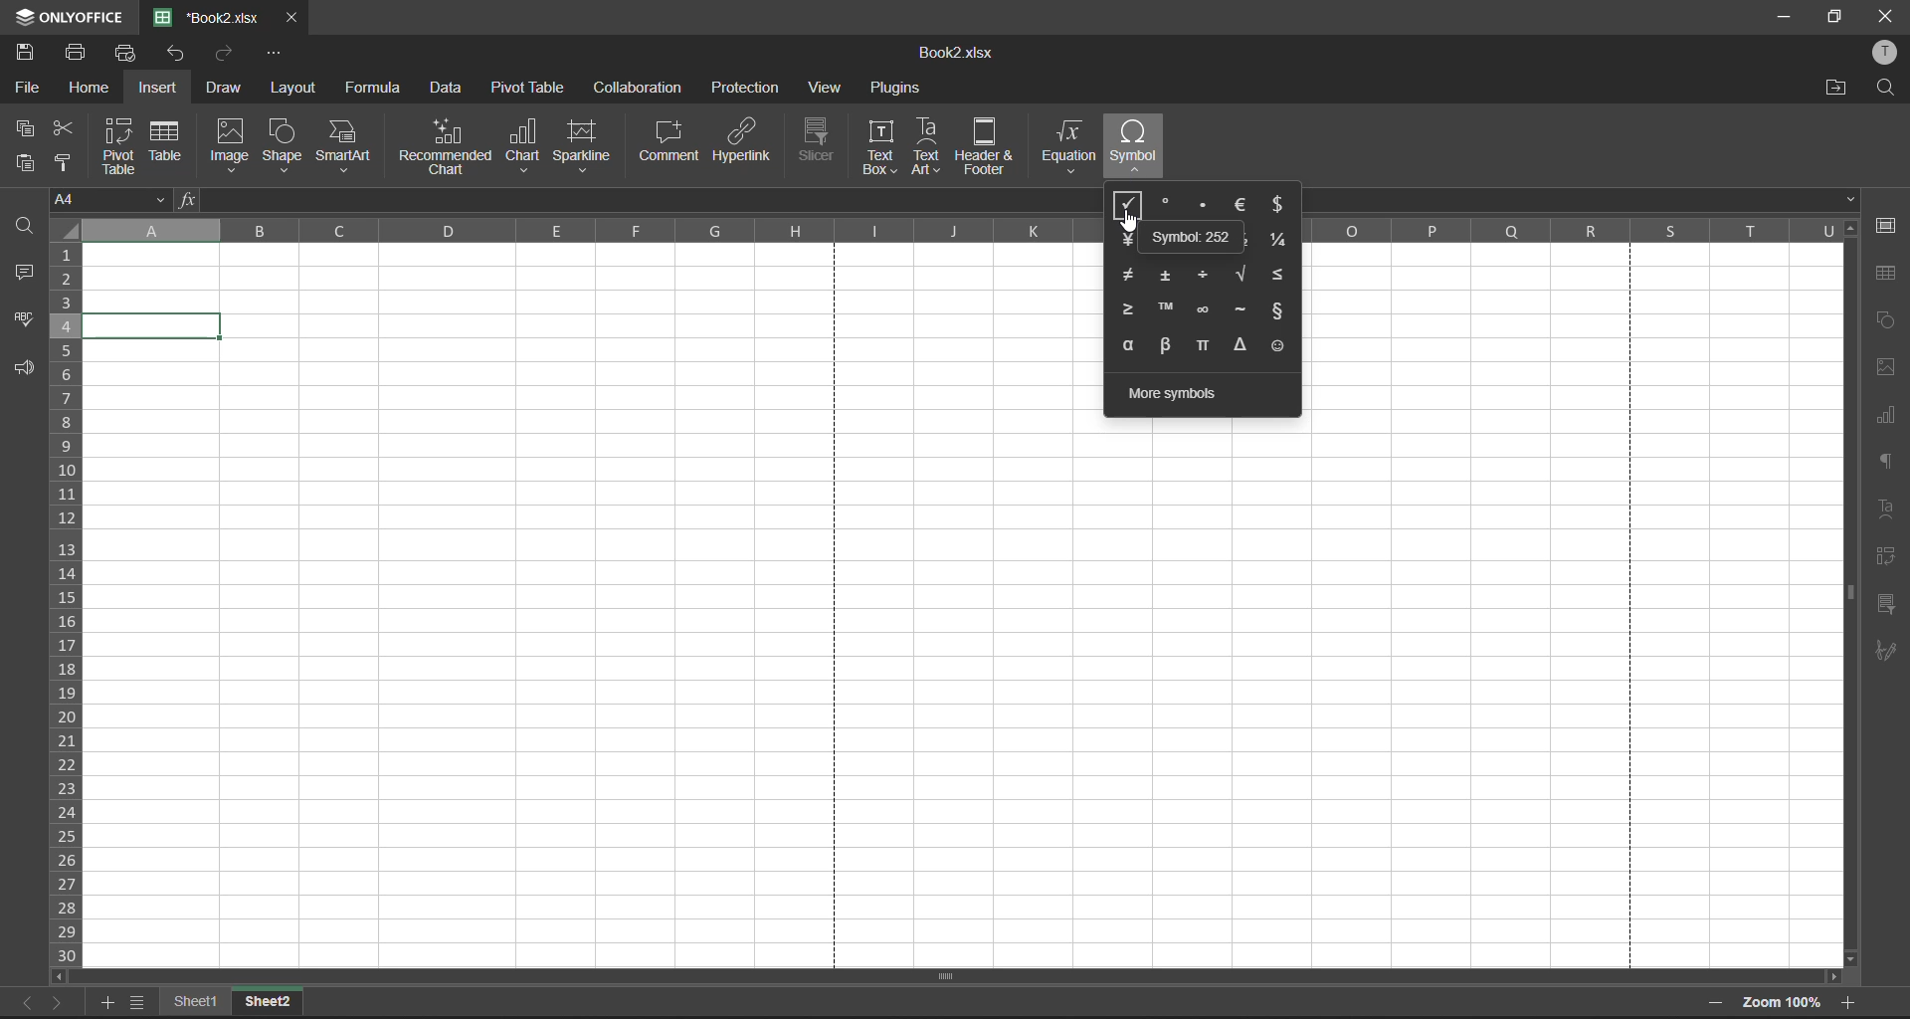 This screenshot has width=1910, height=1019. What do you see at coordinates (1067, 145) in the screenshot?
I see `equation` at bounding box center [1067, 145].